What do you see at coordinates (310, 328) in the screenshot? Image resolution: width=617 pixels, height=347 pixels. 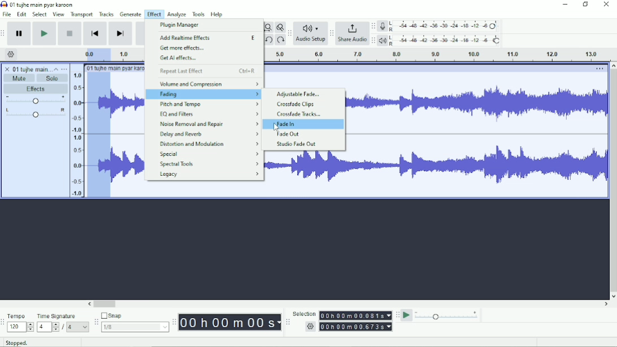 I see `Setting Logo` at bounding box center [310, 328].